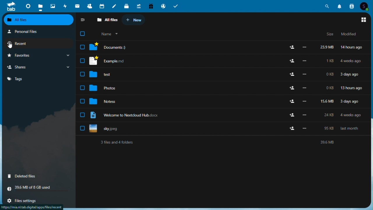 Image resolution: width=373 pixels, height=210 pixels. I want to click on tasks, so click(176, 6).